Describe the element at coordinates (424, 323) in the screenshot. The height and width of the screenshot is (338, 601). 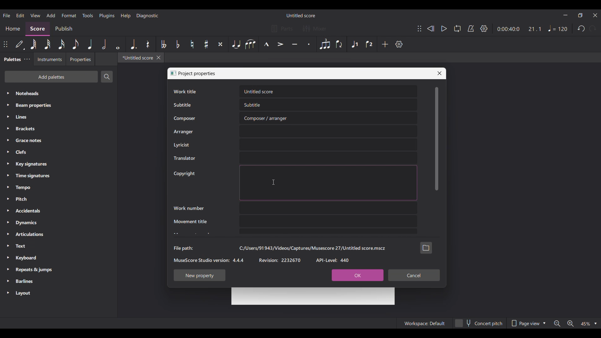
I see `Workspace: Default` at that location.